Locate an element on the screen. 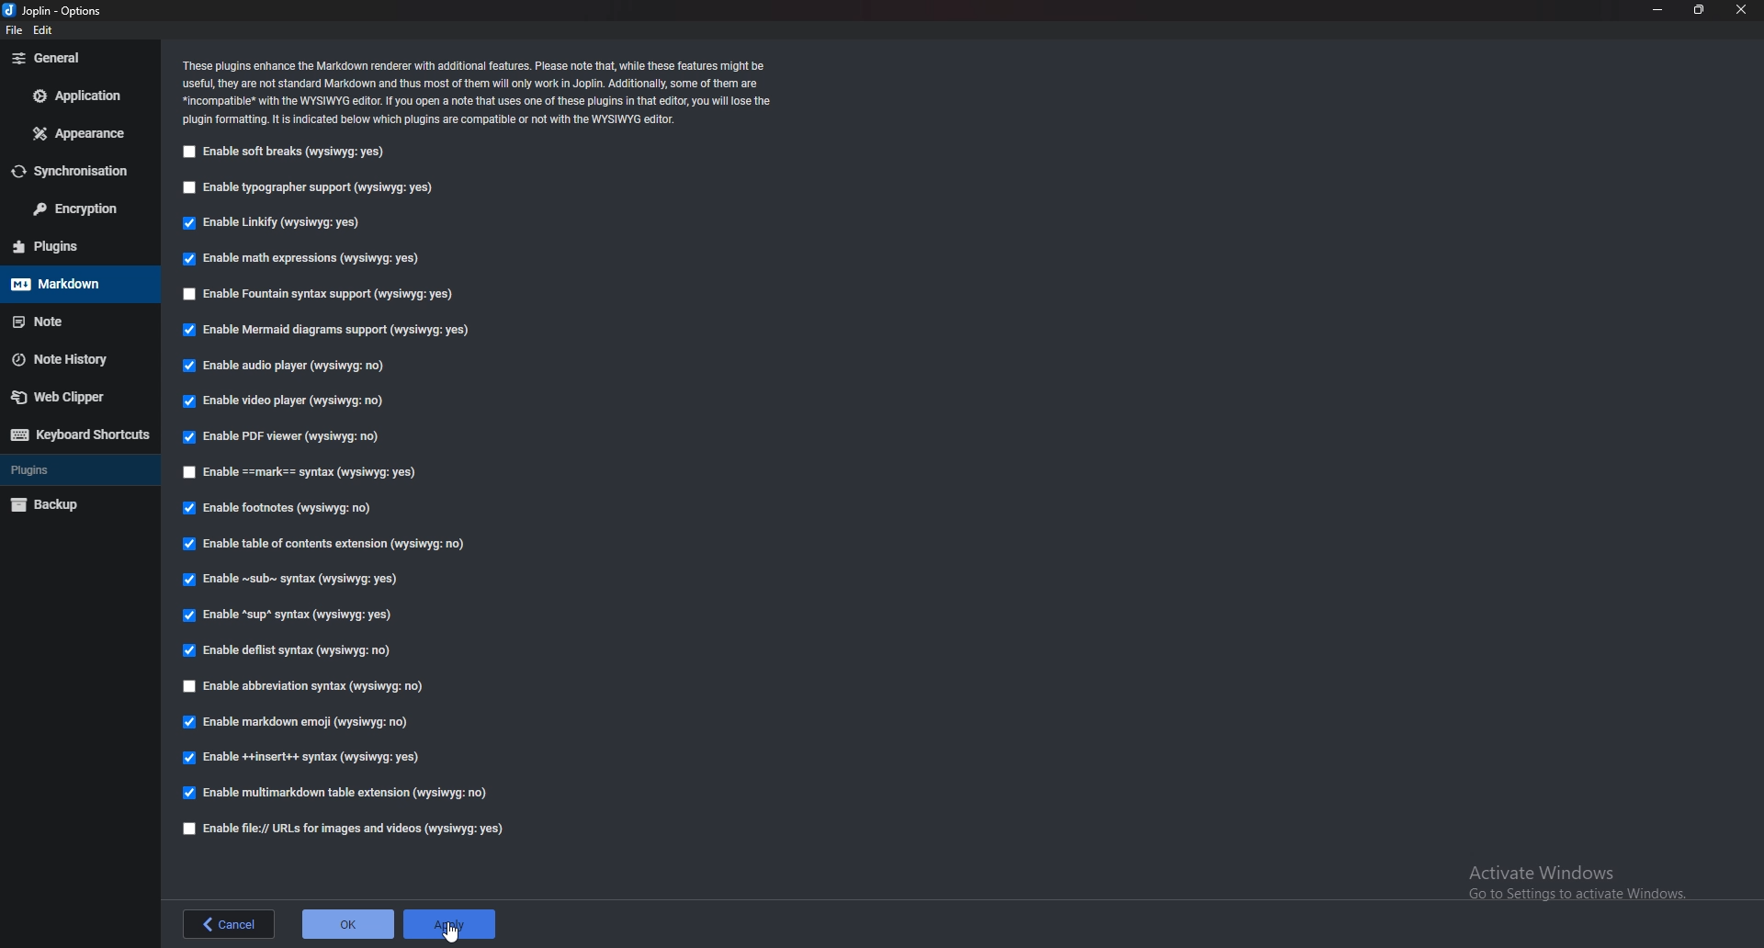 This screenshot has height=948, width=1764. back is located at coordinates (231, 924).